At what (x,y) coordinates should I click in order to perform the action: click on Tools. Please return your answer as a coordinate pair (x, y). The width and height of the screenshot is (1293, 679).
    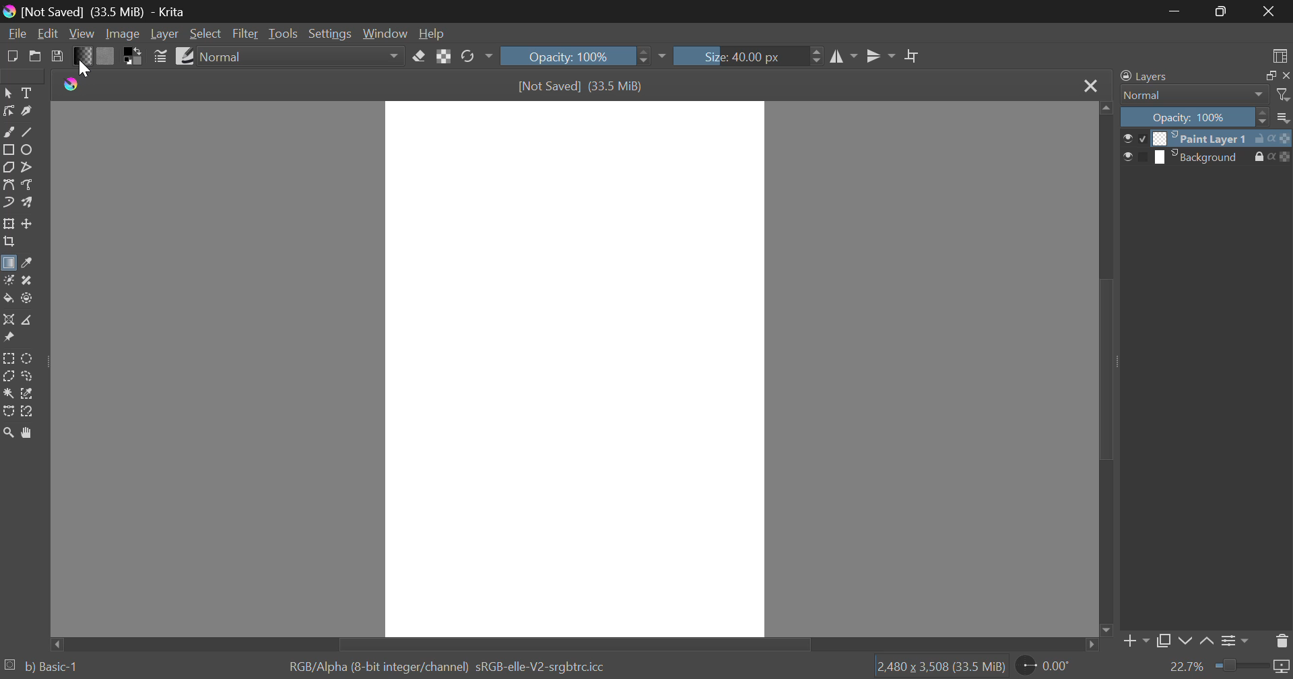
    Looking at the image, I should click on (283, 34).